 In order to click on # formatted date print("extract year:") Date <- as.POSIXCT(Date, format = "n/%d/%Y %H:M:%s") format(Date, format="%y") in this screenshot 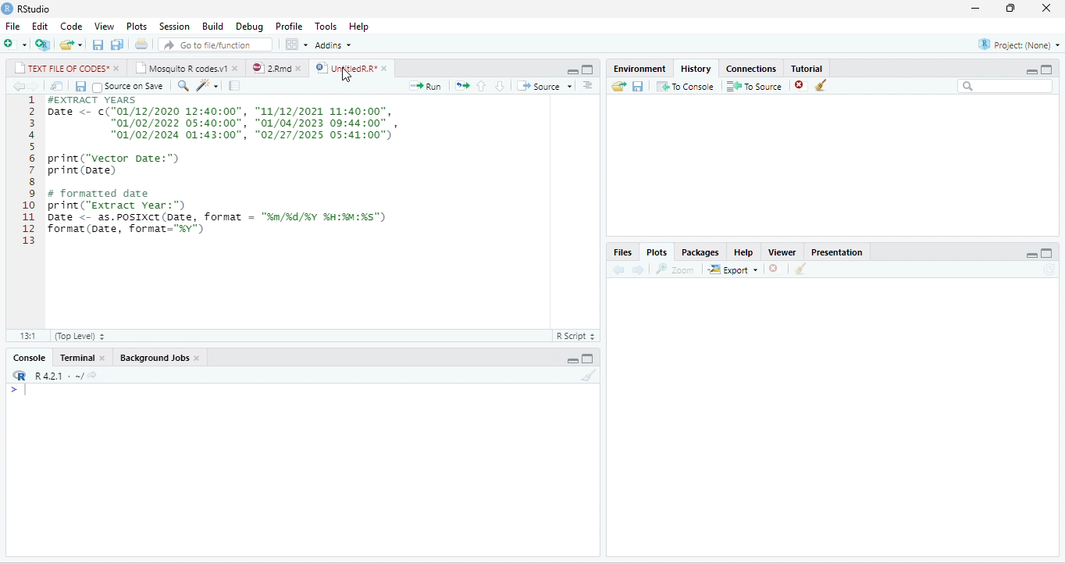, I will do `click(216, 211)`.